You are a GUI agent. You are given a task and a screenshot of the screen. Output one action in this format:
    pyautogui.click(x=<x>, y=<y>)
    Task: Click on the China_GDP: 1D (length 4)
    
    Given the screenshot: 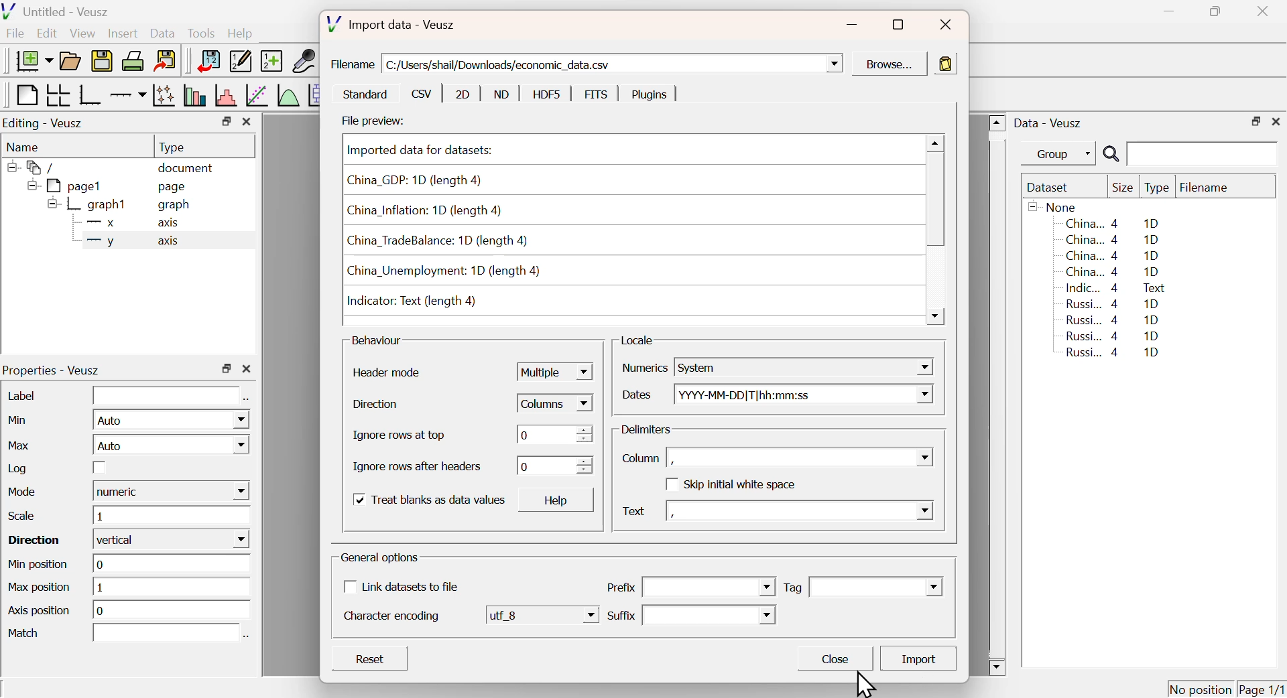 What is the action you would take?
    pyautogui.click(x=421, y=181)
    